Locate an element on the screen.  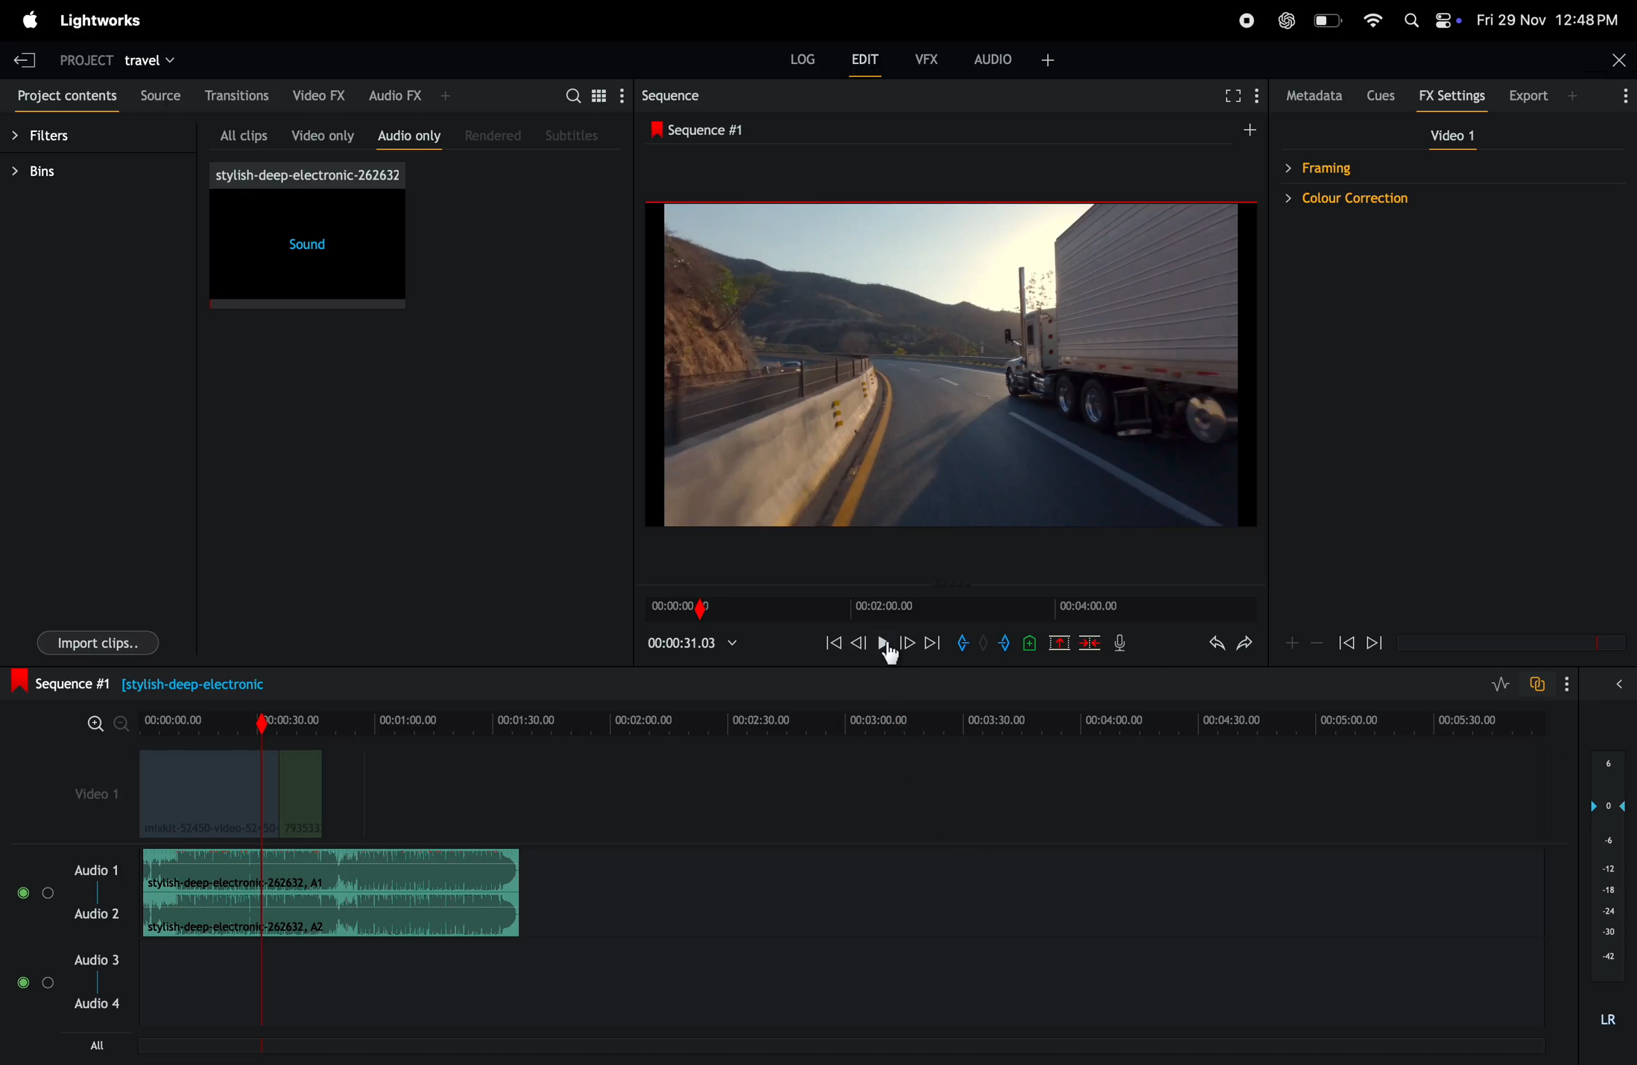
toggle auto track sync is located at coordinates (1536, 684).